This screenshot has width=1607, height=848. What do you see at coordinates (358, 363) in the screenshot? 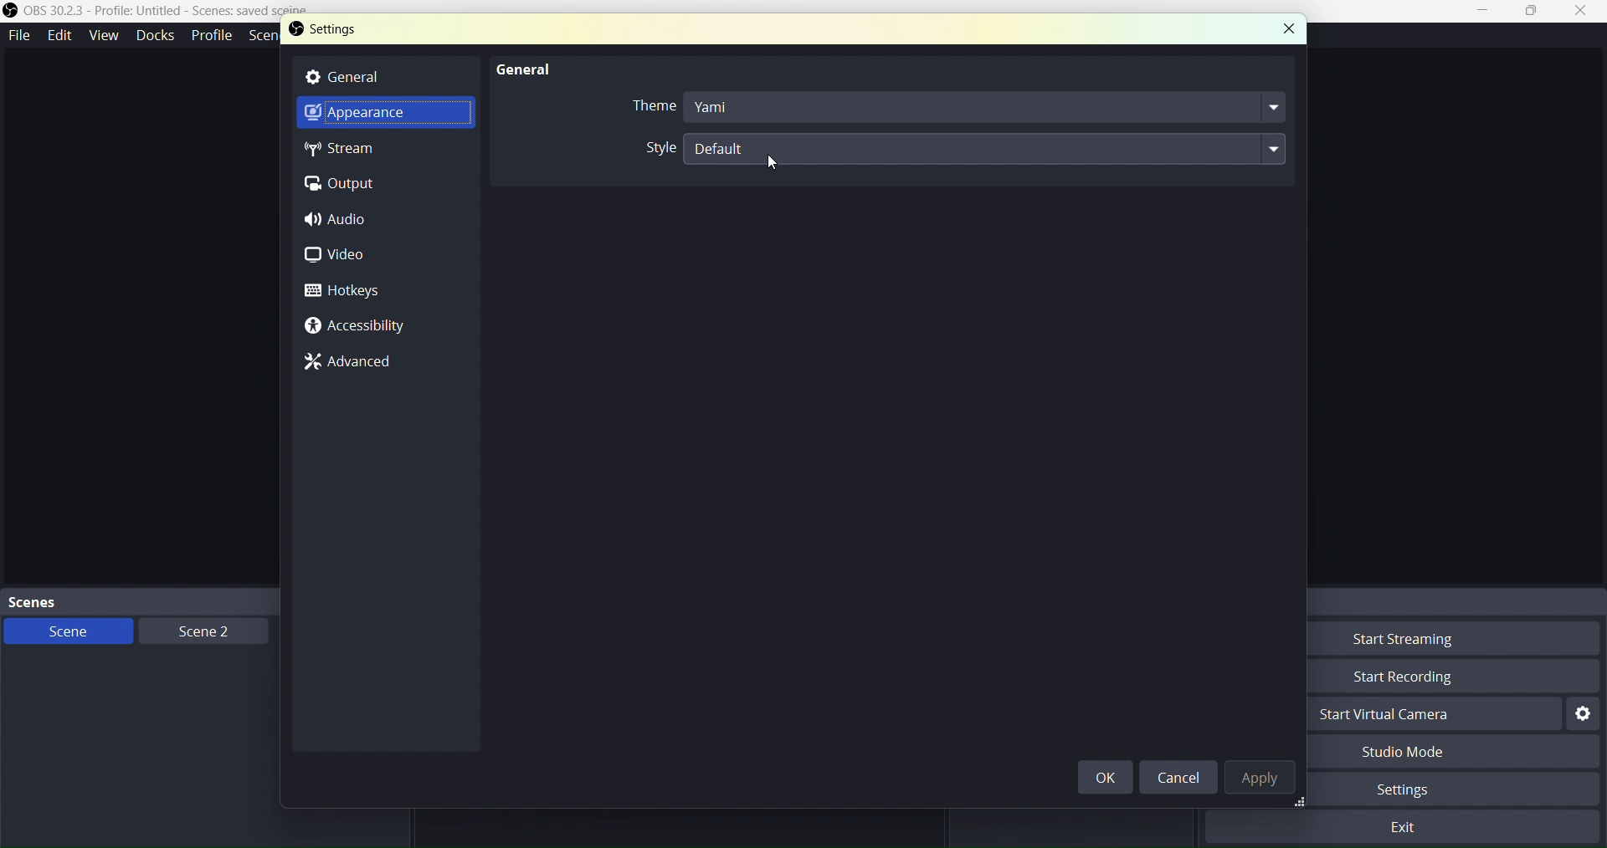
I see `Advanced` at bounding box center [358, 363].